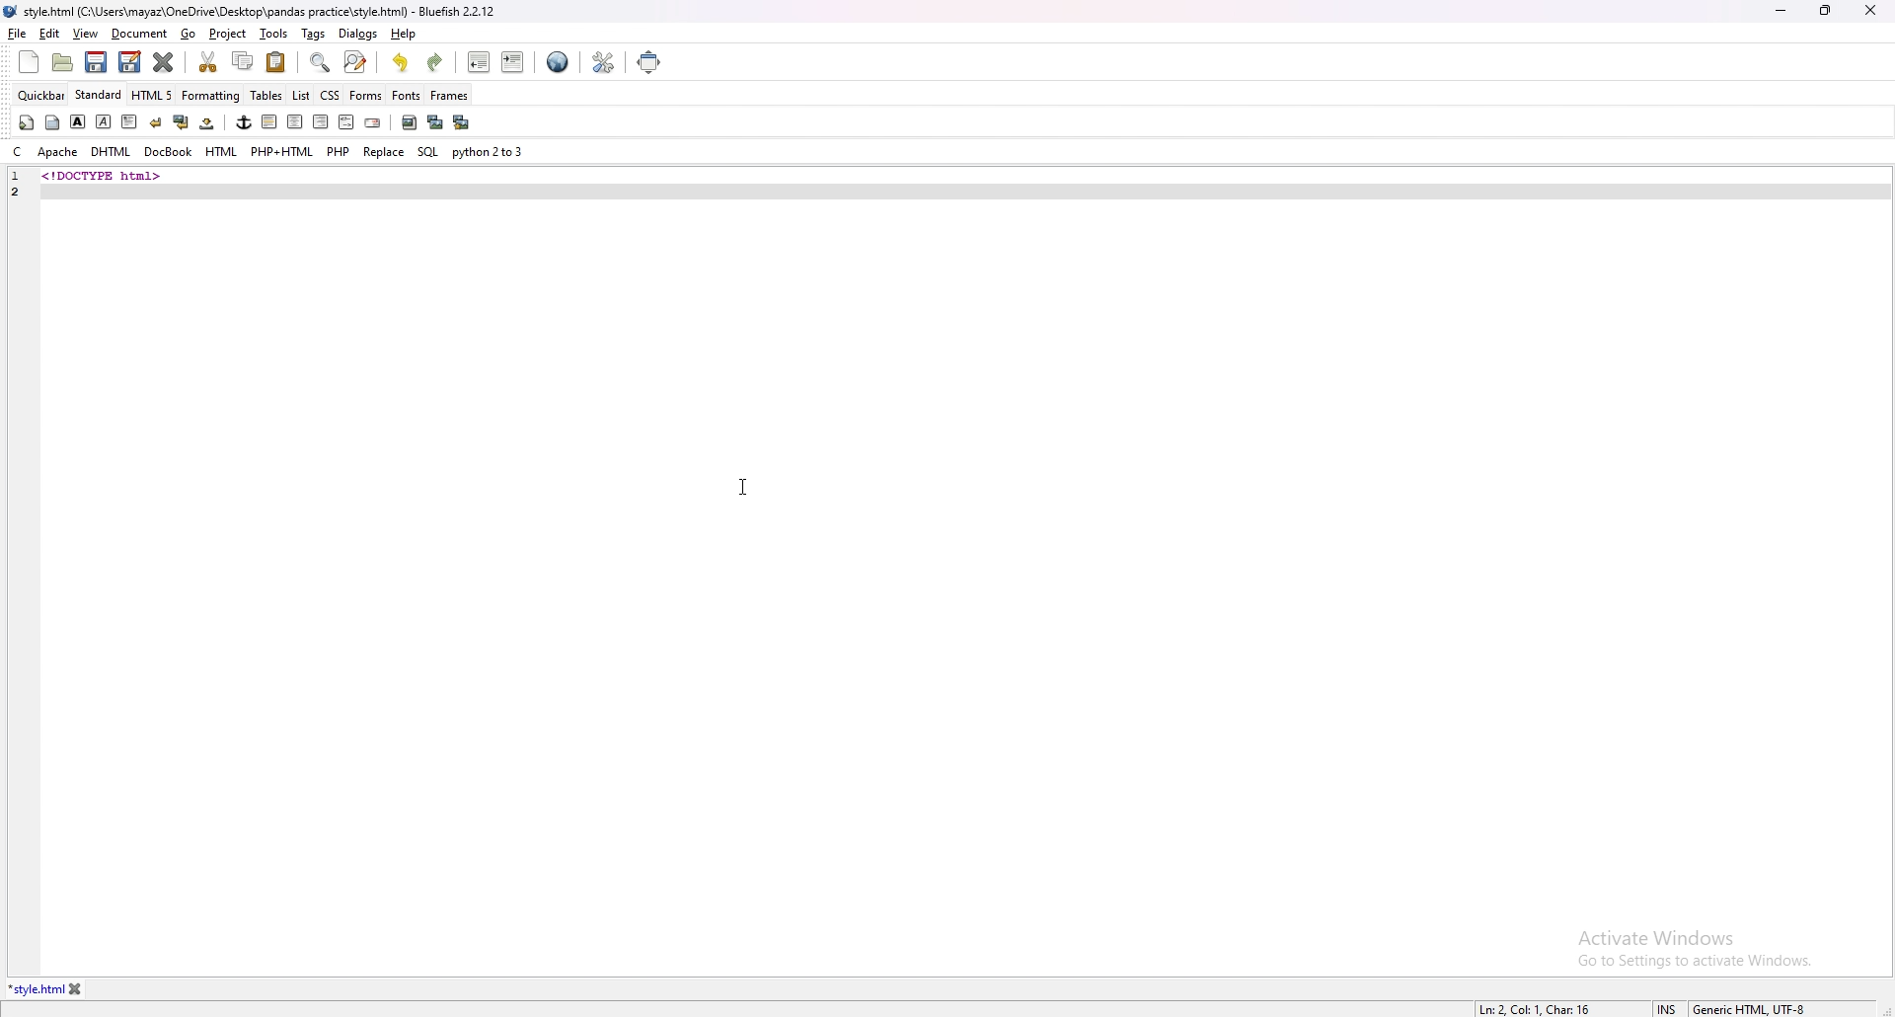  What do you see at coordinates (127, 120) in the screenshot?
I see `paragraph` at bounding box center [127, 120].